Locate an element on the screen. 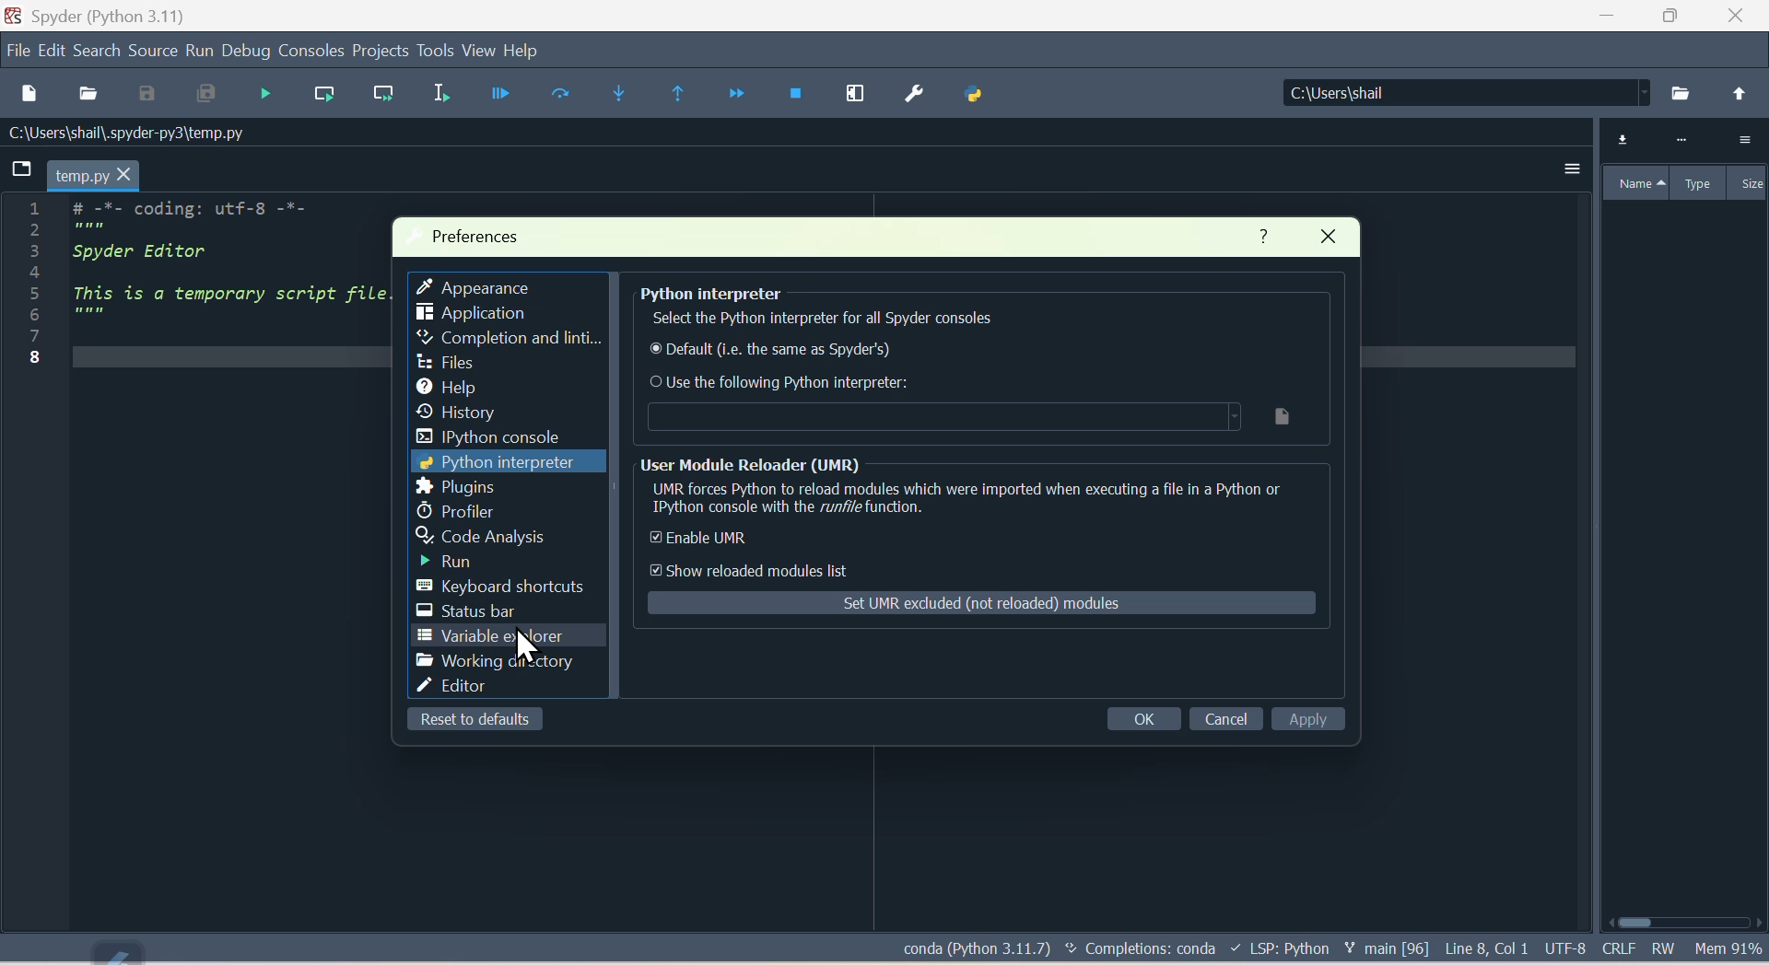 This screenshot has width=1769, height=965. Completion and is located at coordinates (501, 340).